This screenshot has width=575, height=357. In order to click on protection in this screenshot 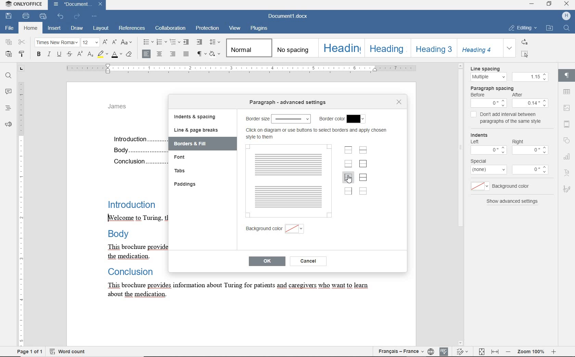, I will do `click(207, 28)`.